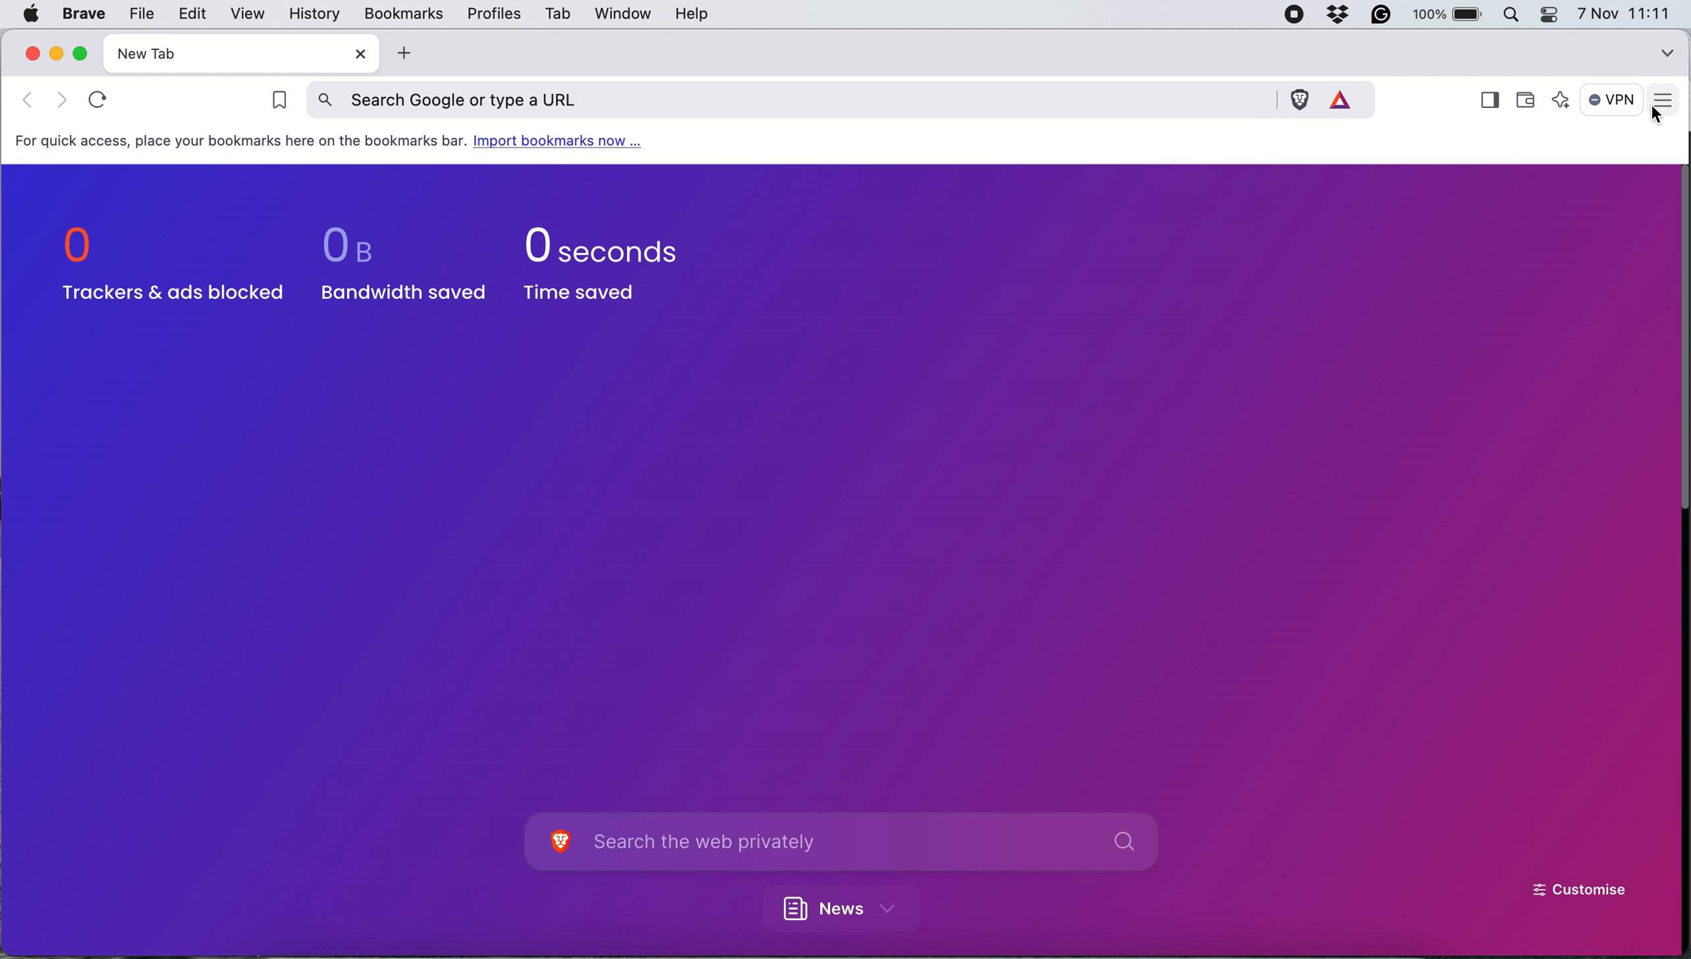  Describe the element at coordinates (1385, 15) in the screenshot. I see `grammarly` at that location.